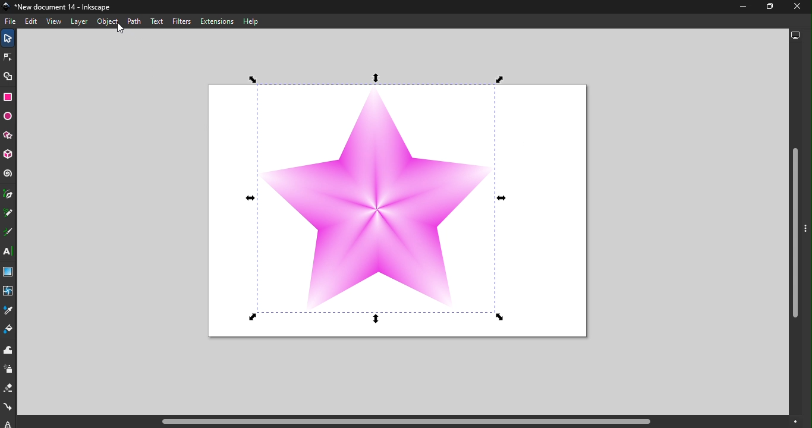 The height and width of the screenshot is (428, 812). What do you see at coordinates (106, 21) in the screenshot?
I see `Object` at bounding box center [106, 21].